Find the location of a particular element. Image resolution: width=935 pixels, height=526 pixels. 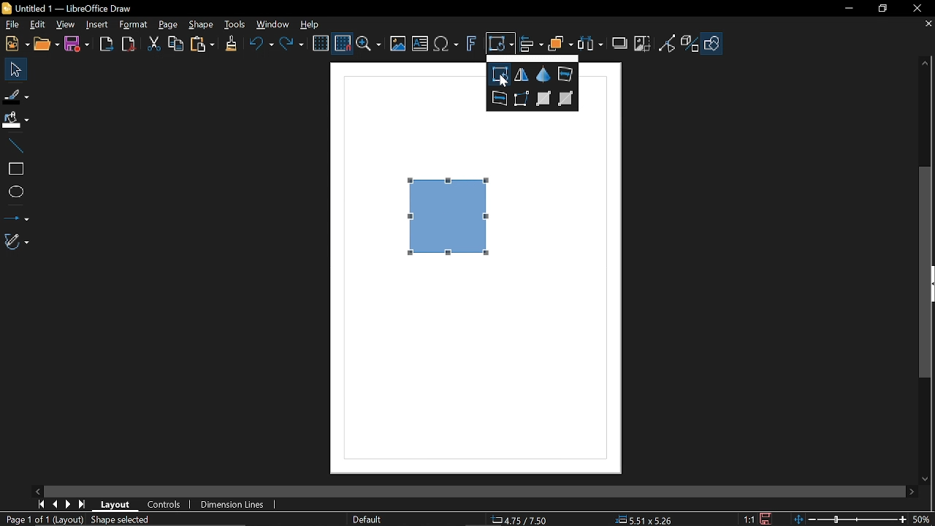

Vertical scrollbar is located at coordinates (928, 274).